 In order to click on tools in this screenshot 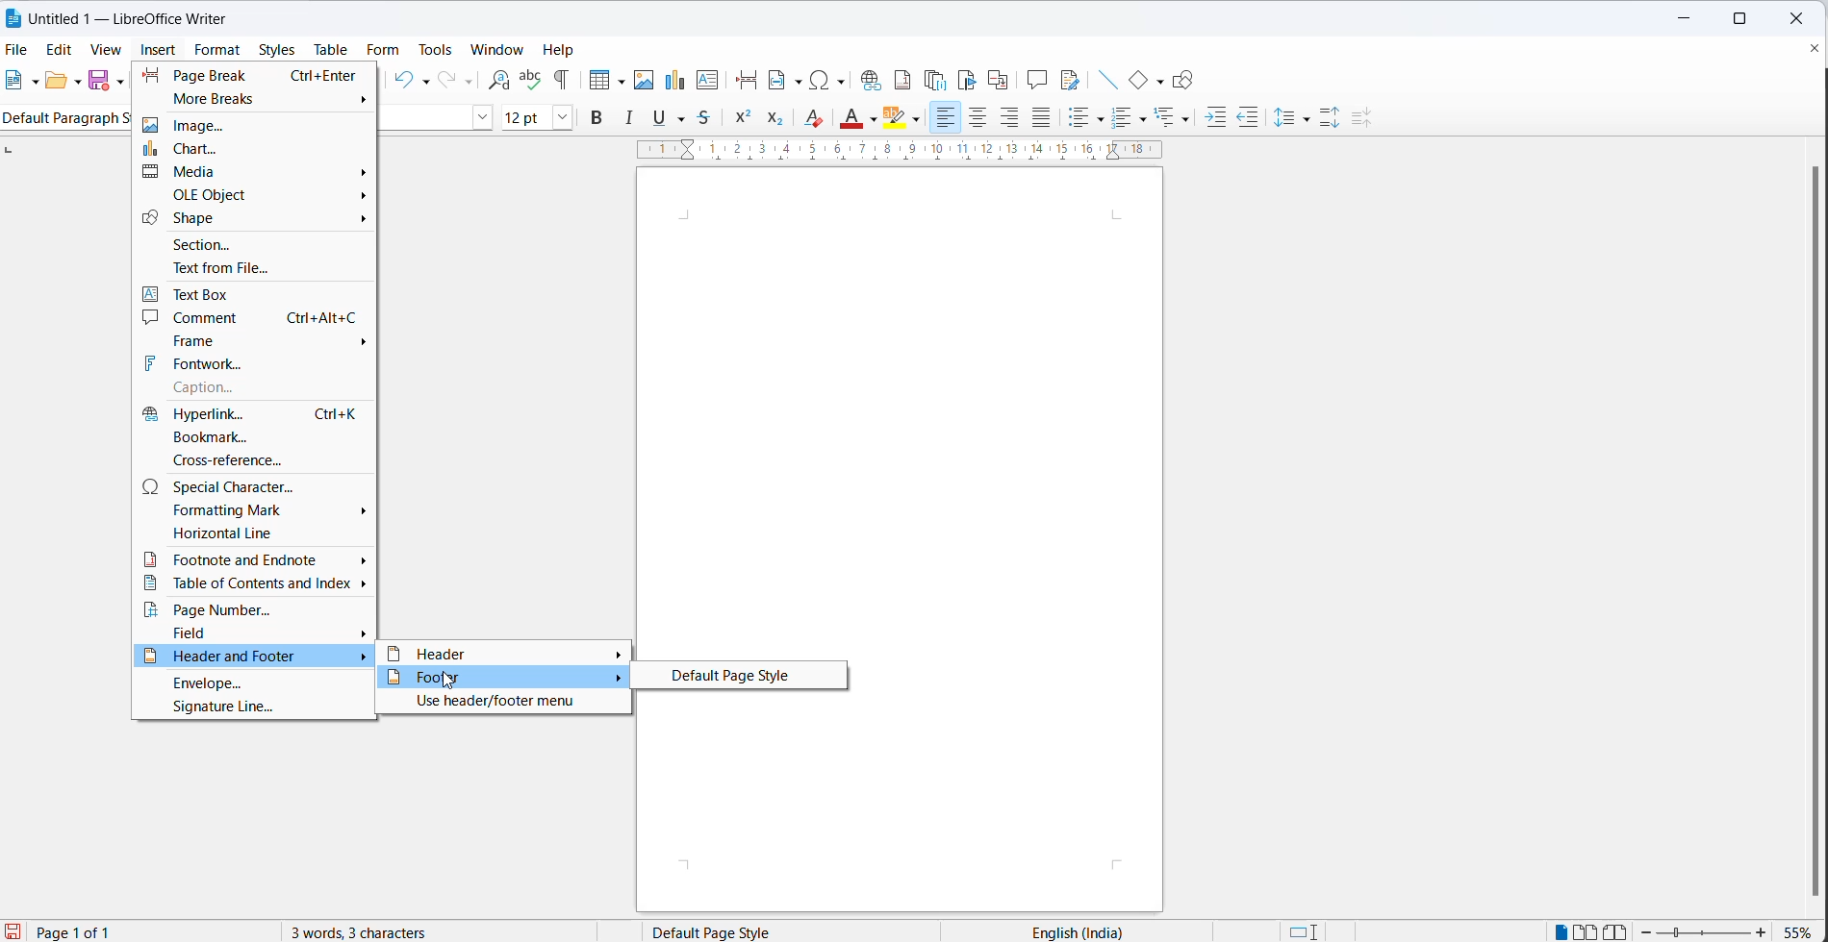, I will do `click(433, 48)`.